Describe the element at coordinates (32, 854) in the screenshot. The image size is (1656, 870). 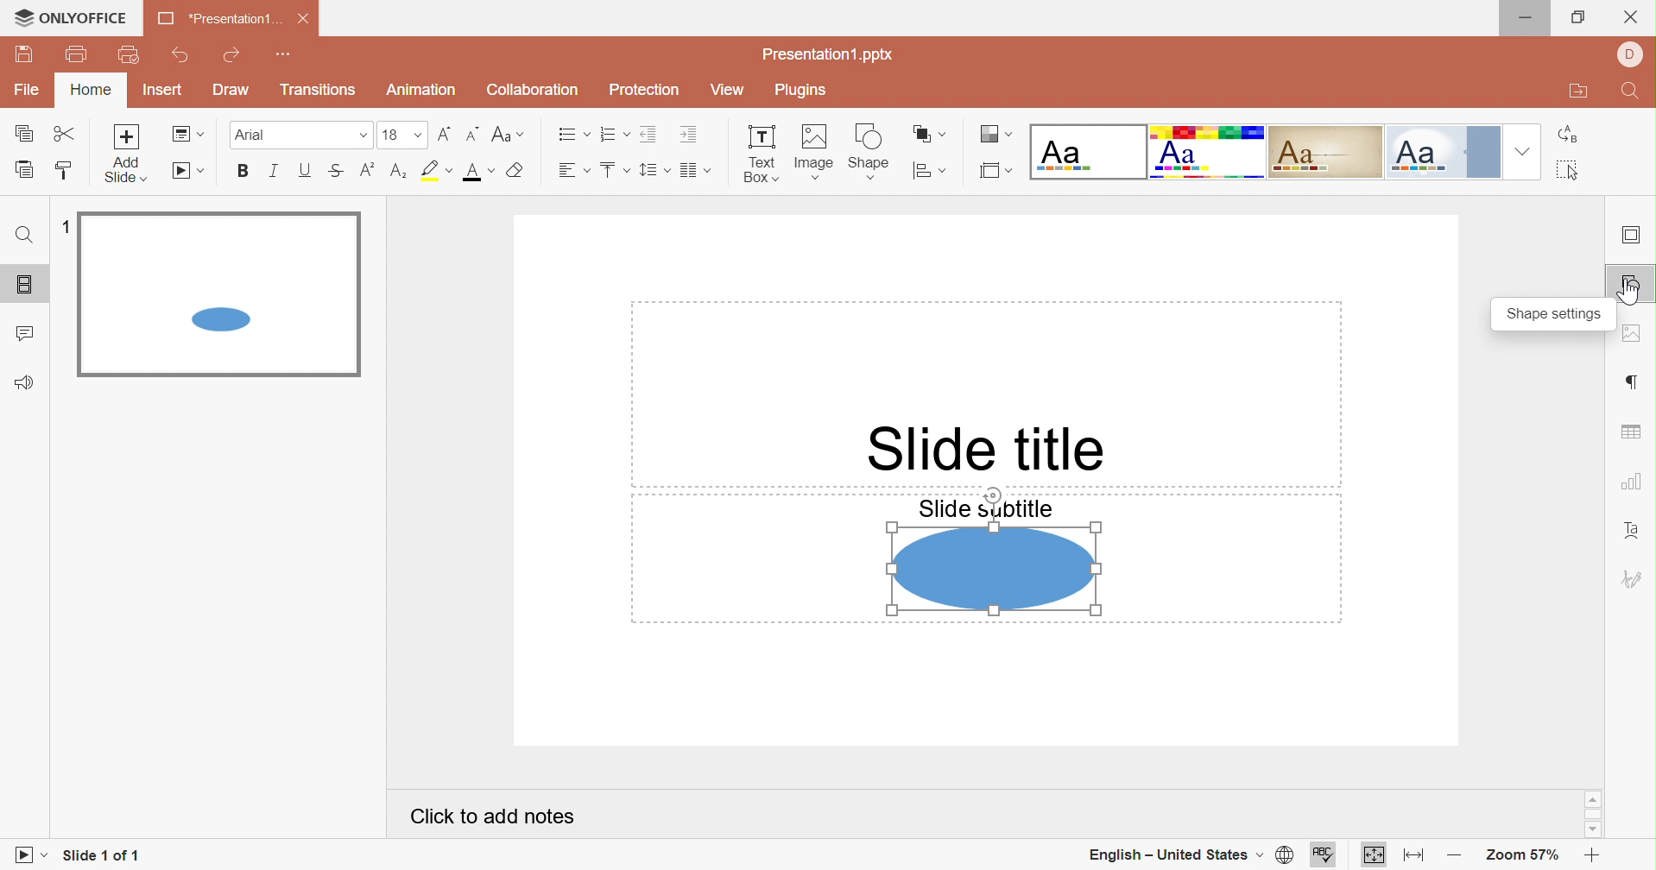
I see `Start slideshow` at that location.